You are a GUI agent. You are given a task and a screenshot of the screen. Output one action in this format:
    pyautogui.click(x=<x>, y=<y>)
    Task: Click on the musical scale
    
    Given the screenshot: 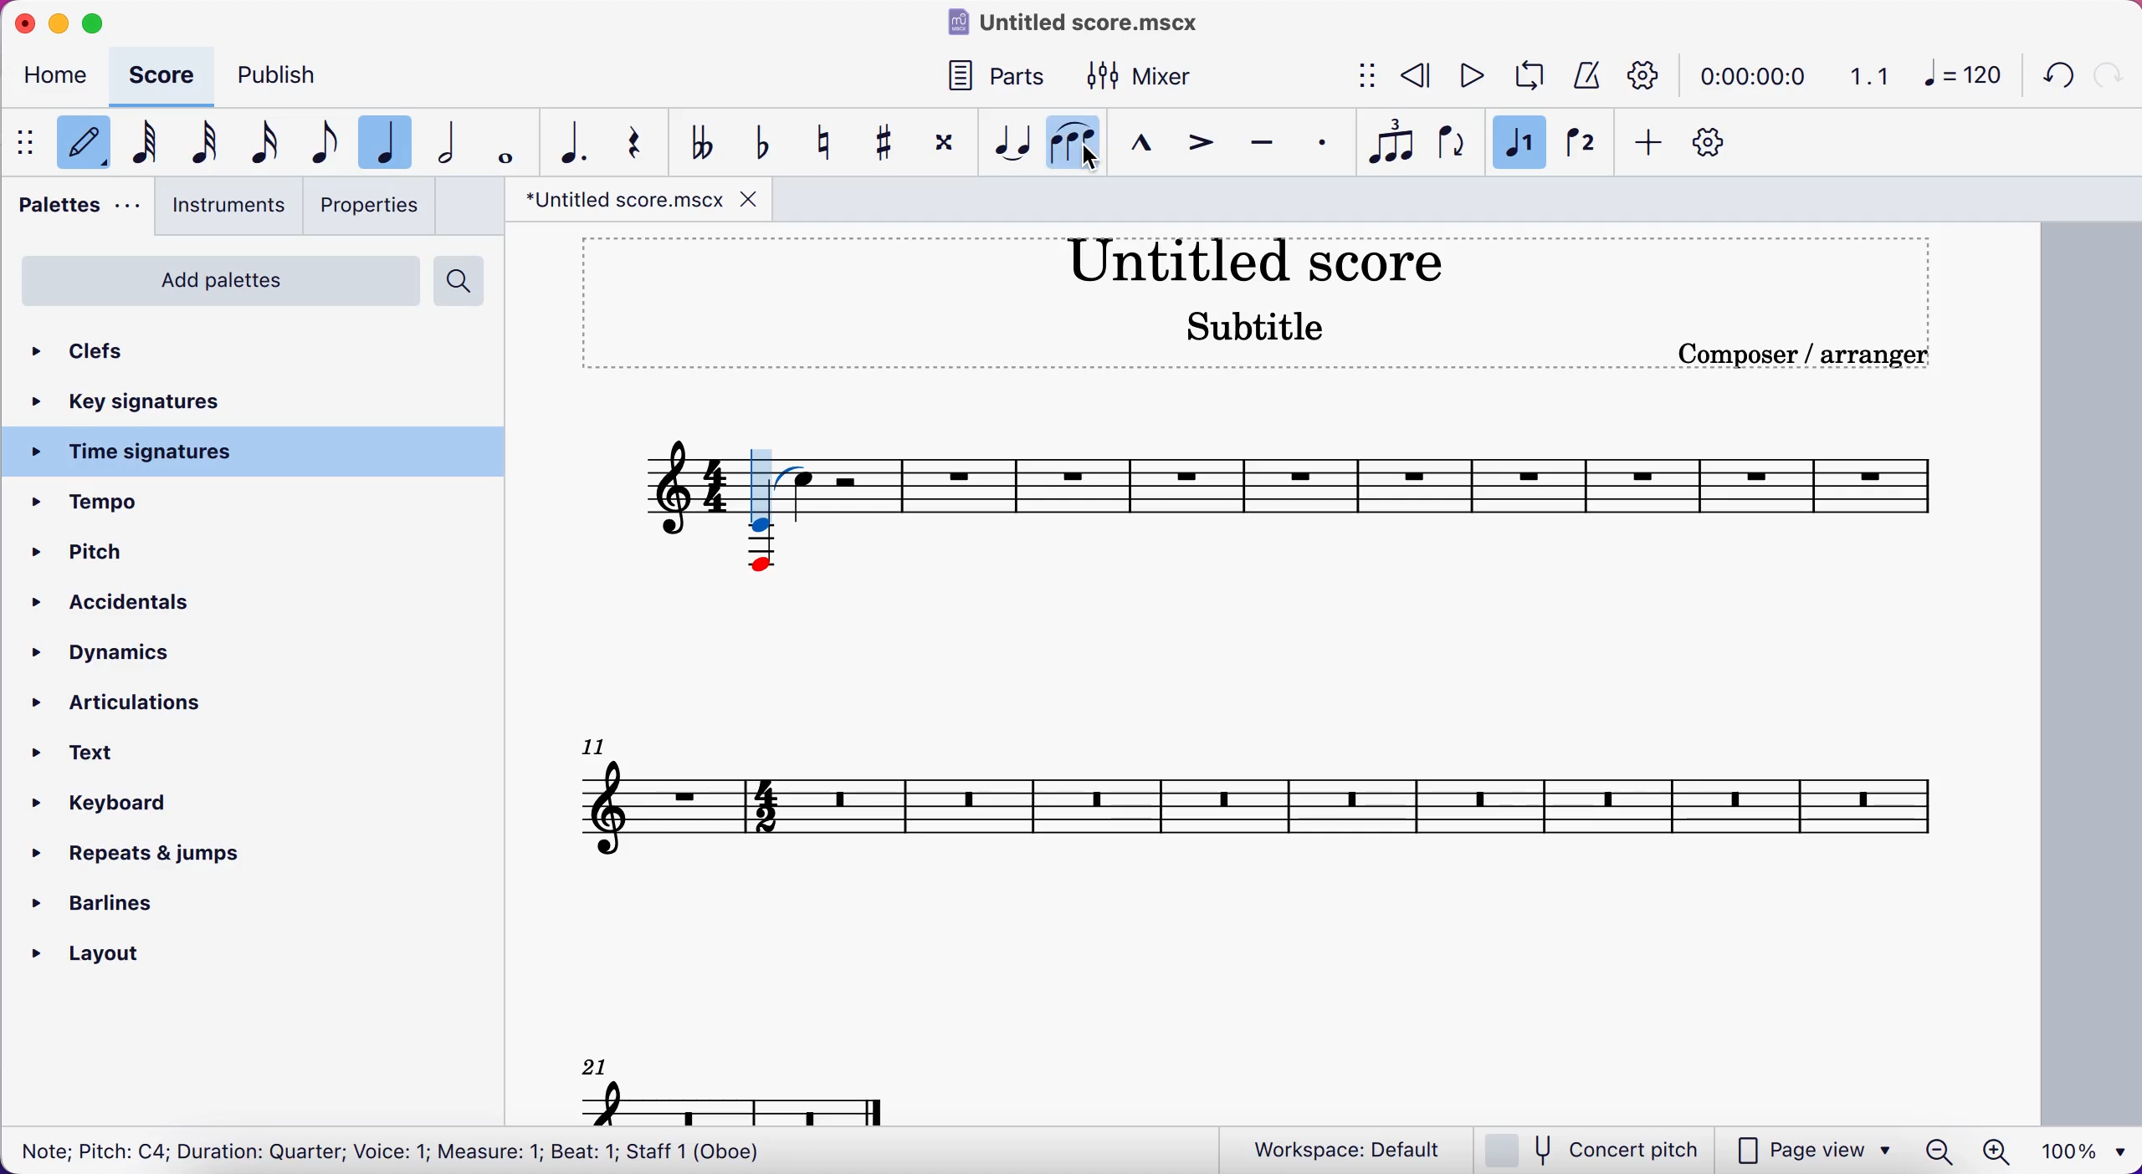 What is the action you would take?
    pyautogui.click(x=1278, y=750)
    